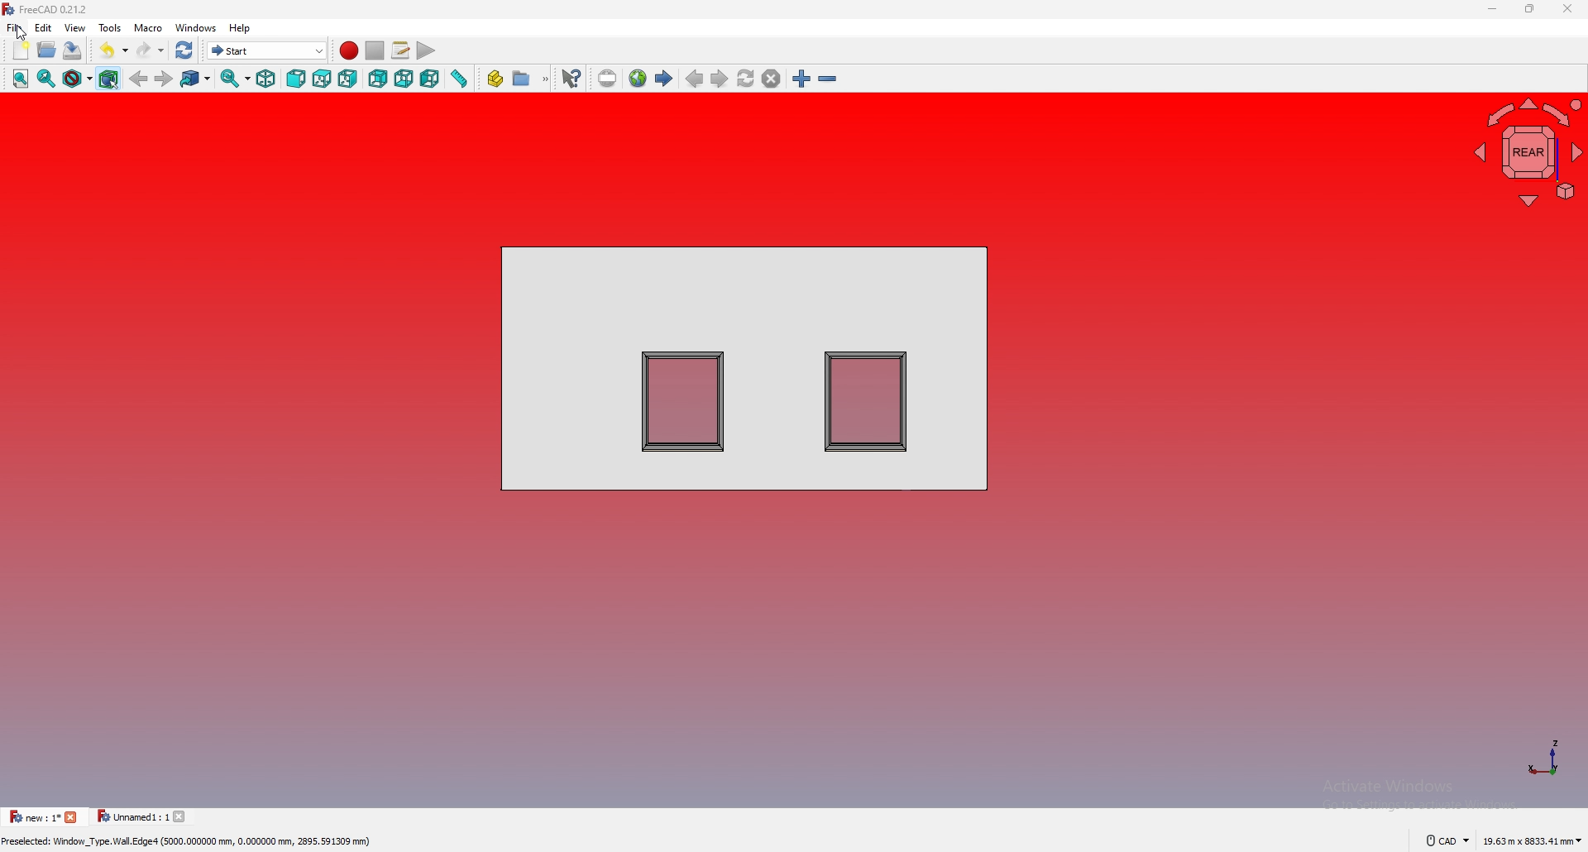 This screenshot has height=852, width=1588. I want to click on shapes, so click(744, 368).